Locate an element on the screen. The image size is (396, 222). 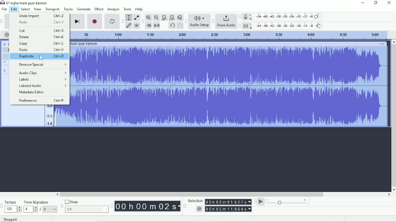
Labels is located at coordinates (42, 80).